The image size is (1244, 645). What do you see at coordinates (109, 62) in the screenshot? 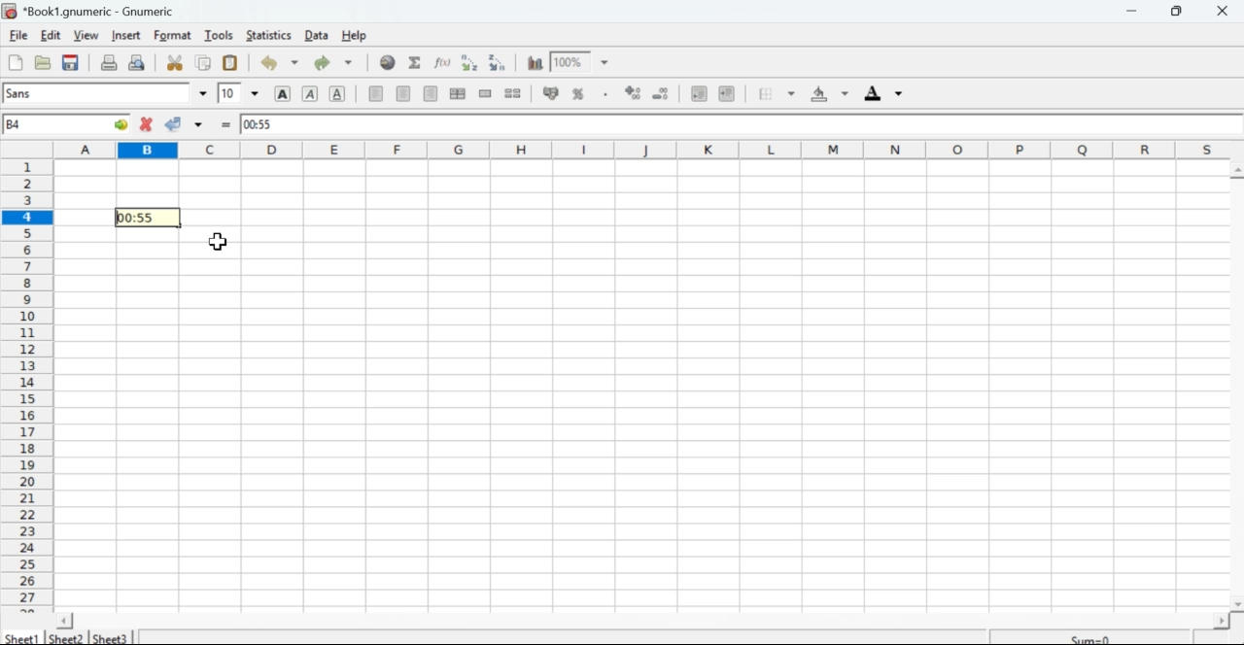
I see `Print file` at bounding box center [109, 62].